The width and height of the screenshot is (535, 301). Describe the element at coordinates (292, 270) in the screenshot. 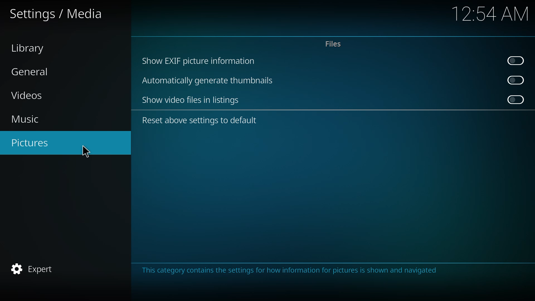

I see `info` at that location.